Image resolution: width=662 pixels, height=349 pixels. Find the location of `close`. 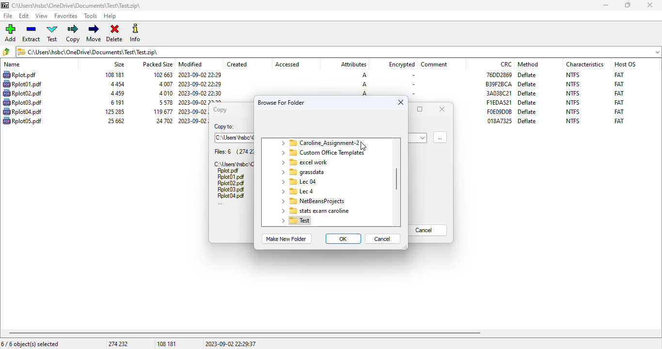

close is located at coordinates (649, 5).